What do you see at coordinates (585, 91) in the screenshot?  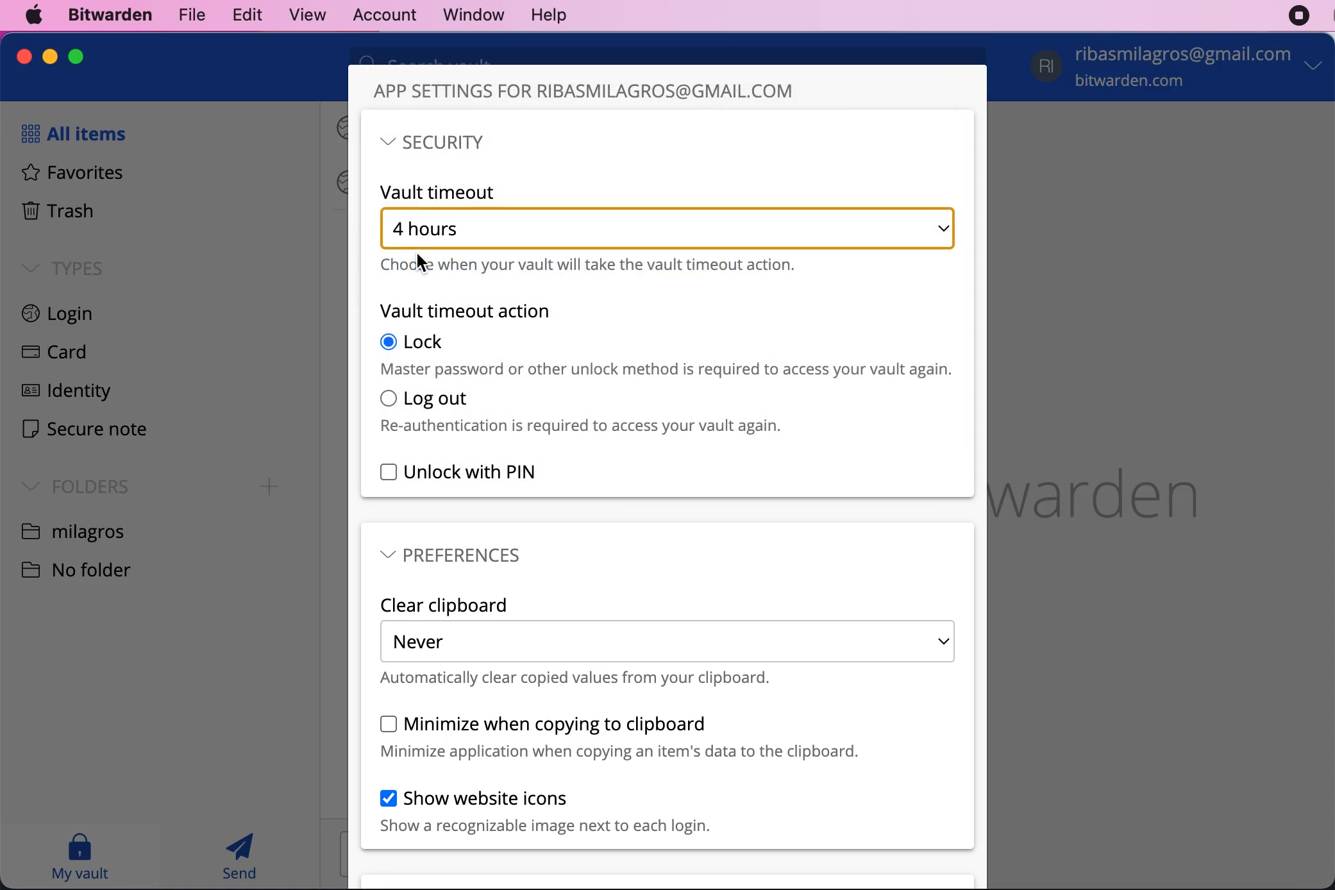 I see `app settings` at bounding box center [585, 91].